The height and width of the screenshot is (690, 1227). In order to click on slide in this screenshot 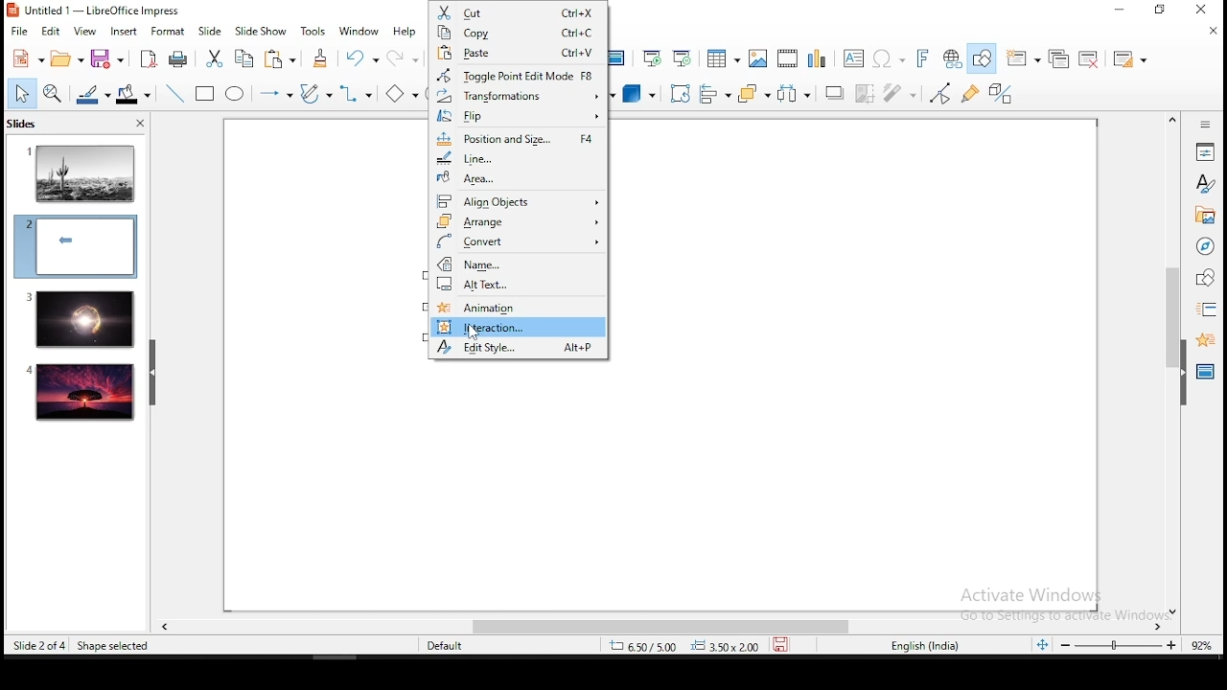, I will do `click(211, 32)`.